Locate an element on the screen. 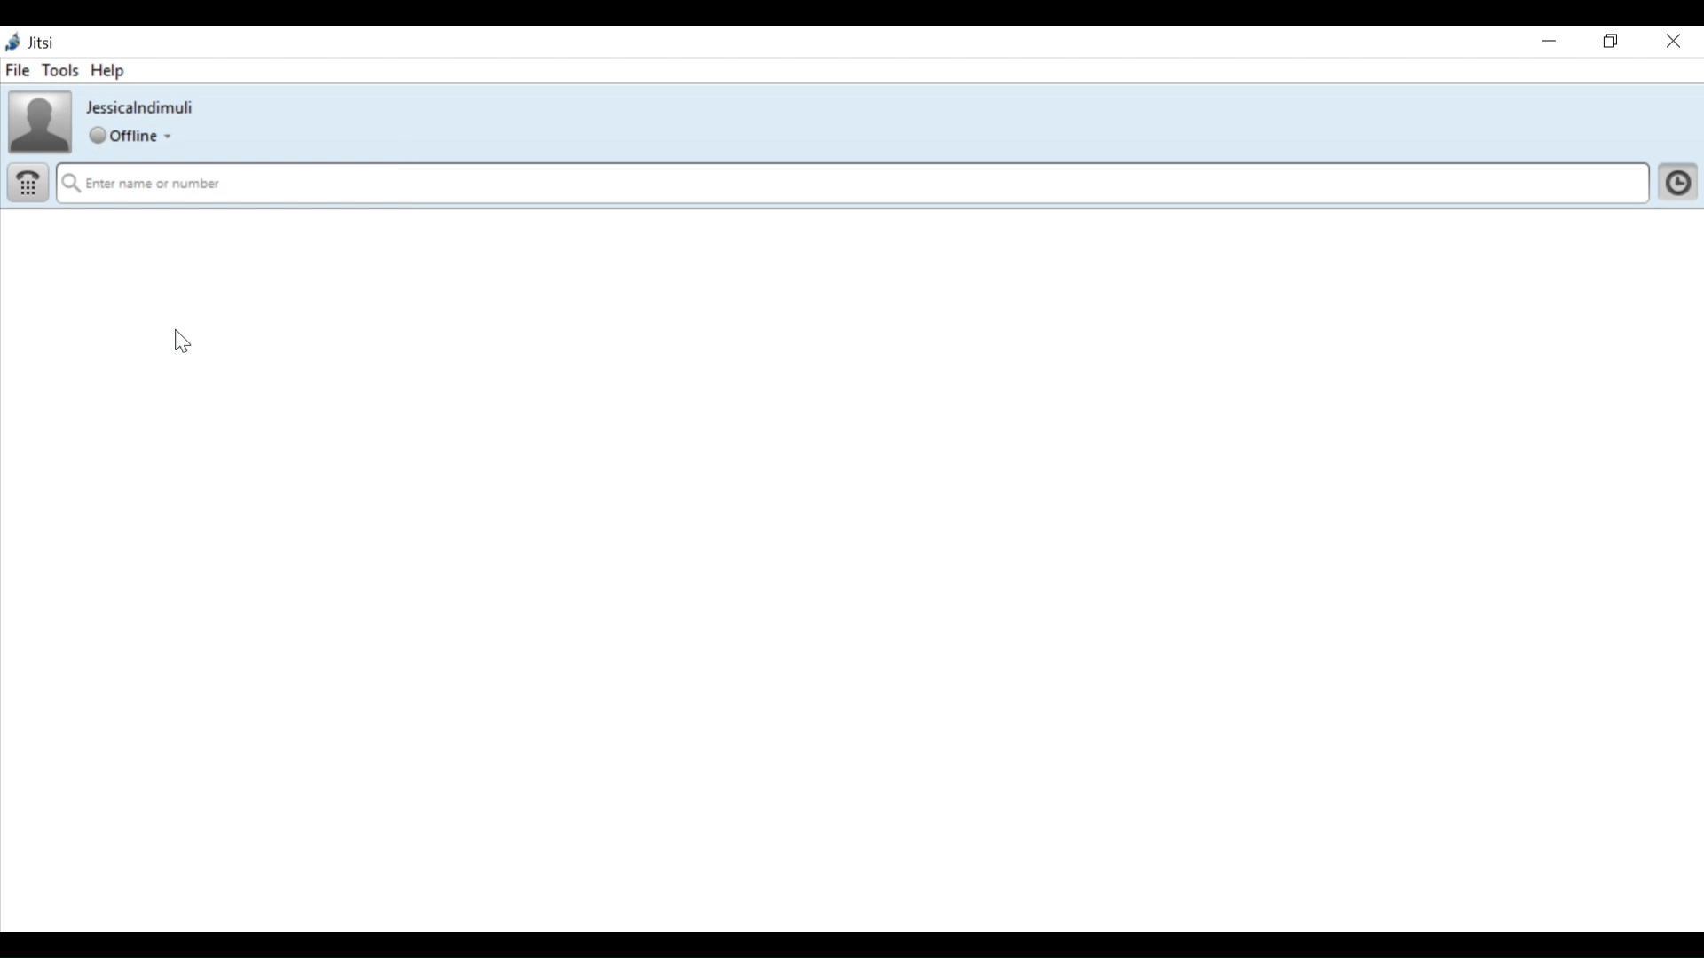 The height and width of the screenshot is (958, 1704). Tools is located at coordinates (59, 71).